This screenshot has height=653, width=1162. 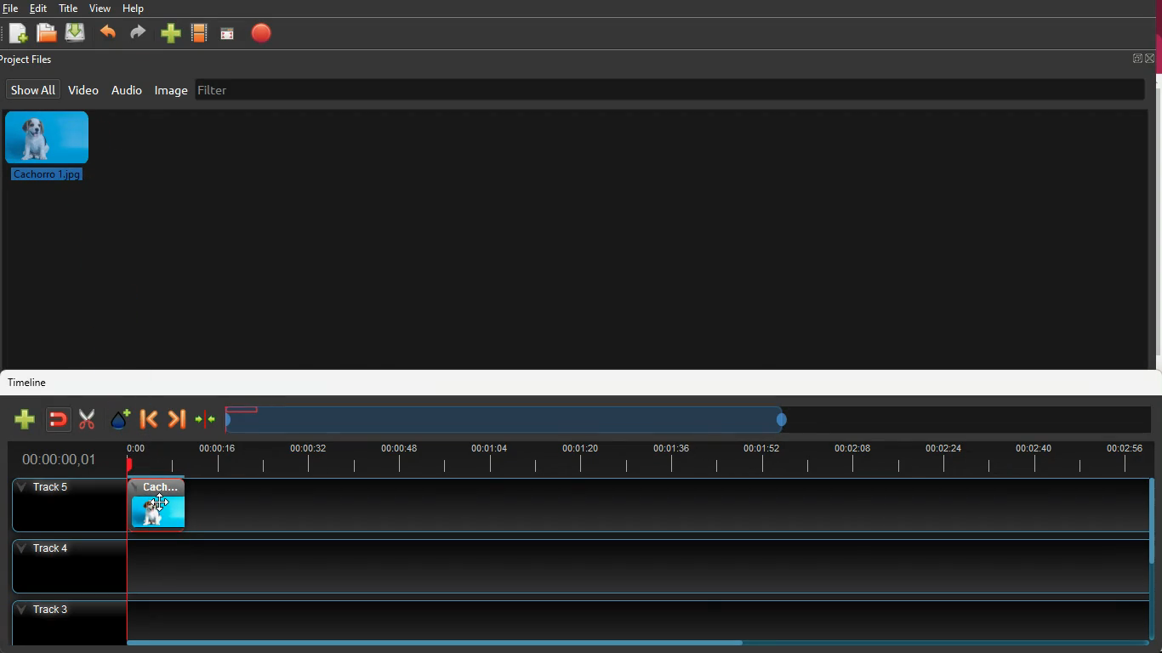 I want to click on project files, so click(x=29, y=60).